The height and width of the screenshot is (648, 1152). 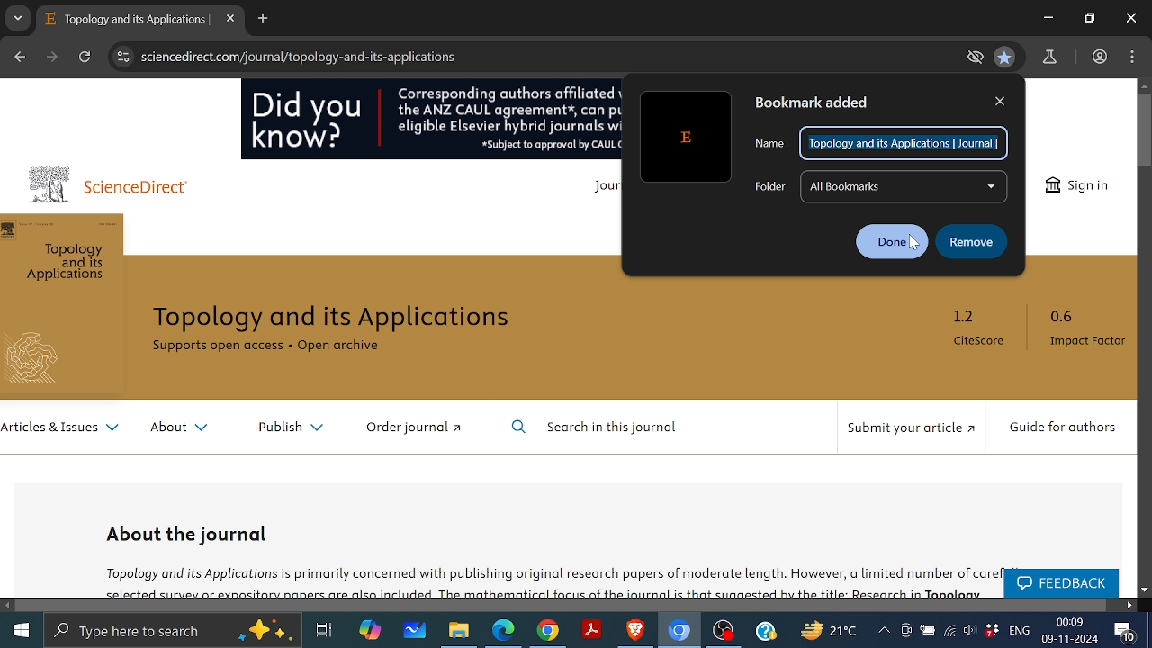 What do you see at coordinates (883, 630) in the screenshot?
I see `Show Hidden Icon` at bounding box center [883, 630].